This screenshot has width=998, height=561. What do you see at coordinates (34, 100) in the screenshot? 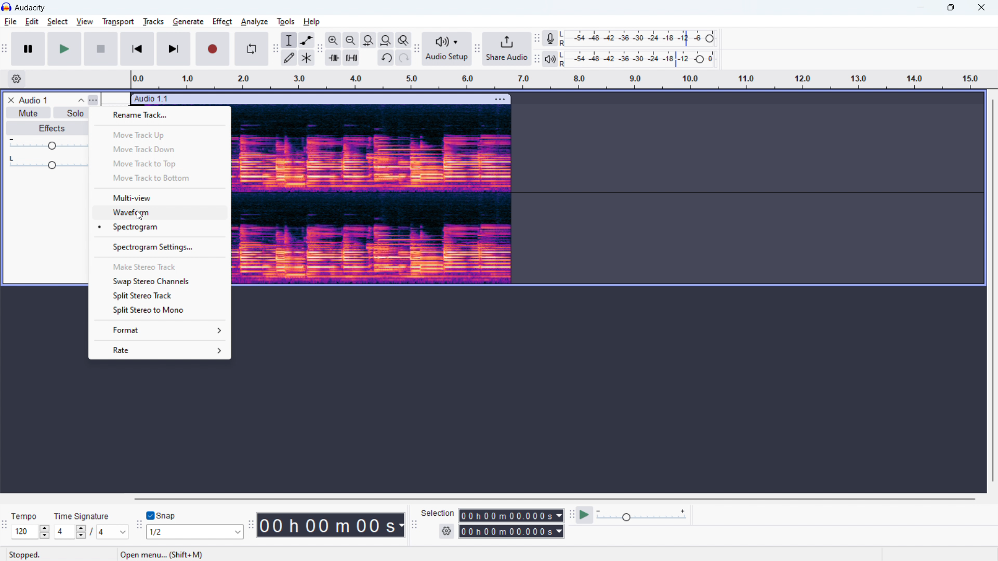
I see `audio title` at bounding box center [34, 100].